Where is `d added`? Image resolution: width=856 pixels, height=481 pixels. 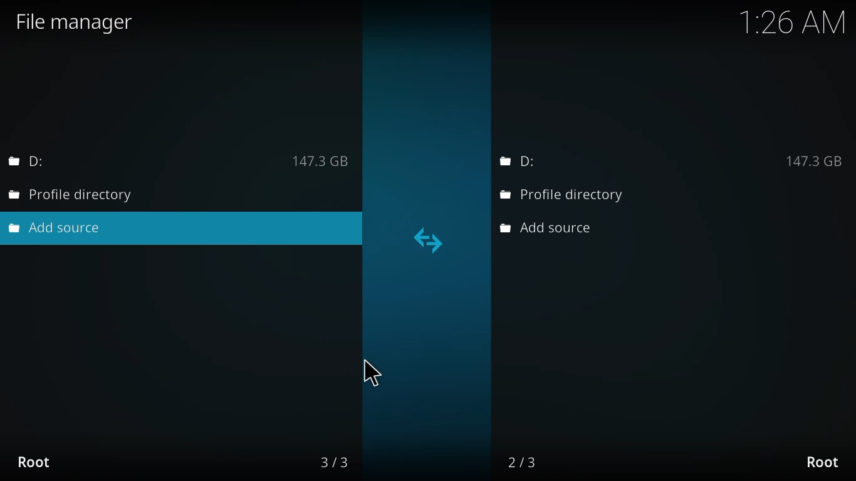
d added is located at coordinates (36, 161).